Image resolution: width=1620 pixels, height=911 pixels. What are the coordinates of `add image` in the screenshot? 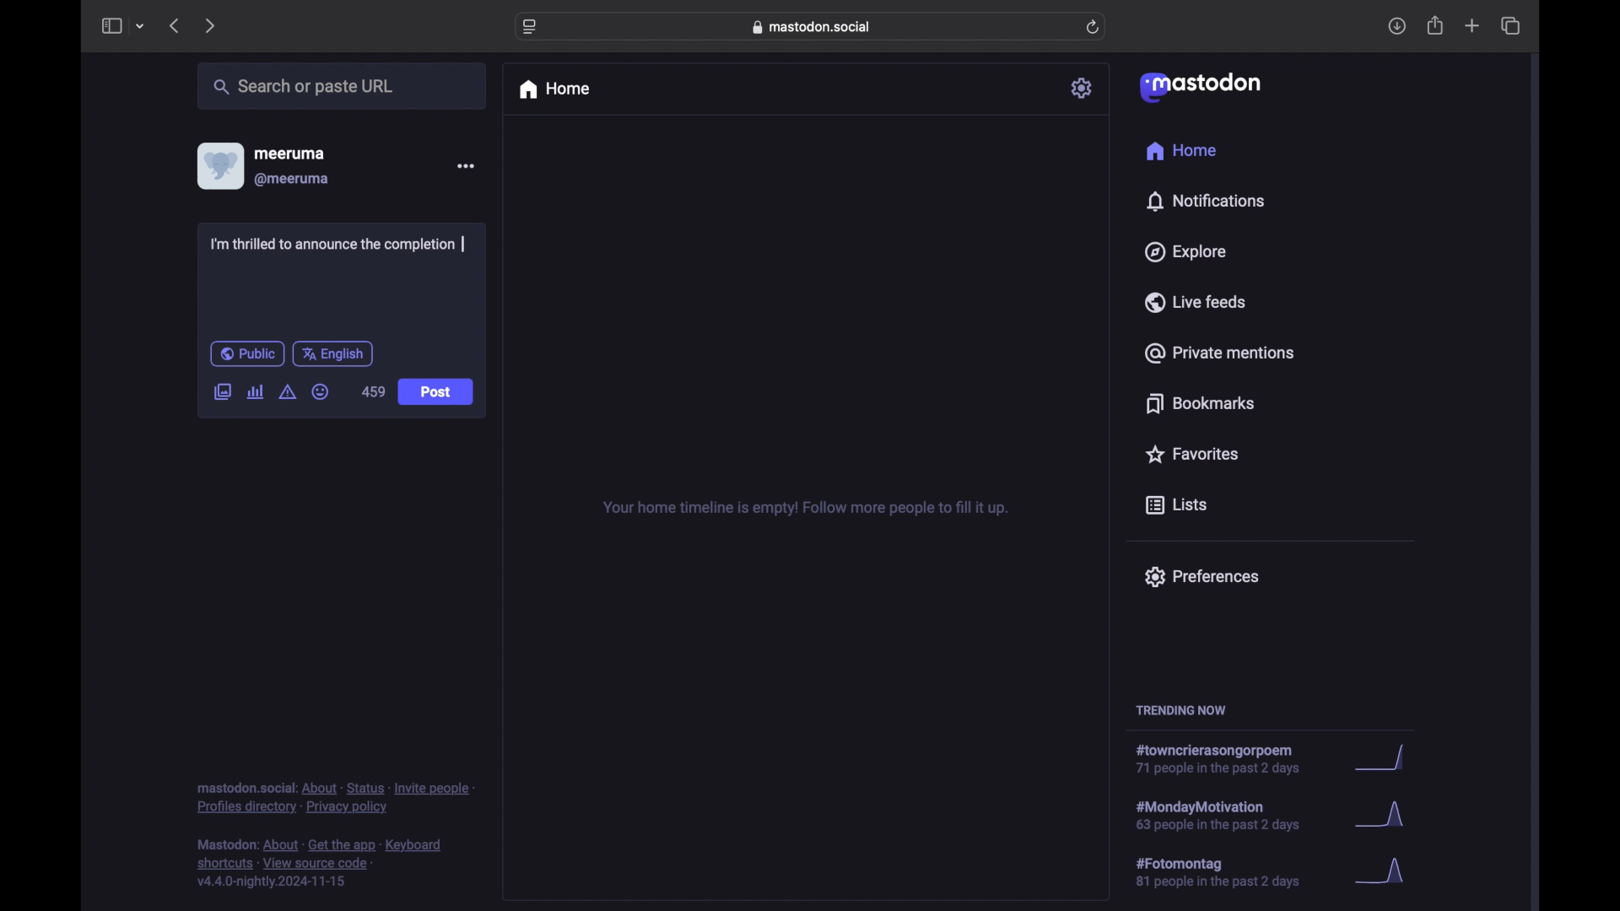 It's located at (222, 393).